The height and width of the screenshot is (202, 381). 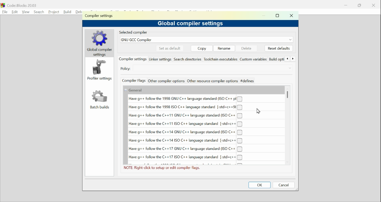 I want to click on Compiler setting, so click(x=101, y=16).